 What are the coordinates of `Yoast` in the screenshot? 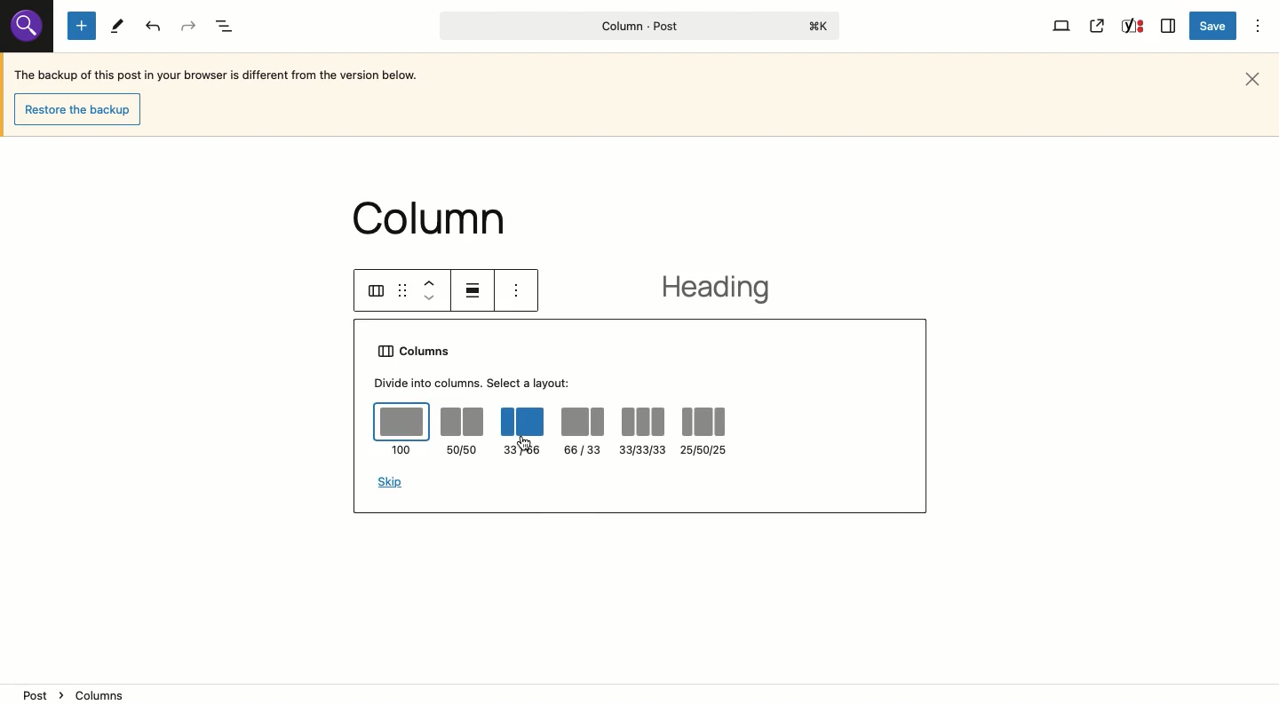 It's located at (1131, 28).